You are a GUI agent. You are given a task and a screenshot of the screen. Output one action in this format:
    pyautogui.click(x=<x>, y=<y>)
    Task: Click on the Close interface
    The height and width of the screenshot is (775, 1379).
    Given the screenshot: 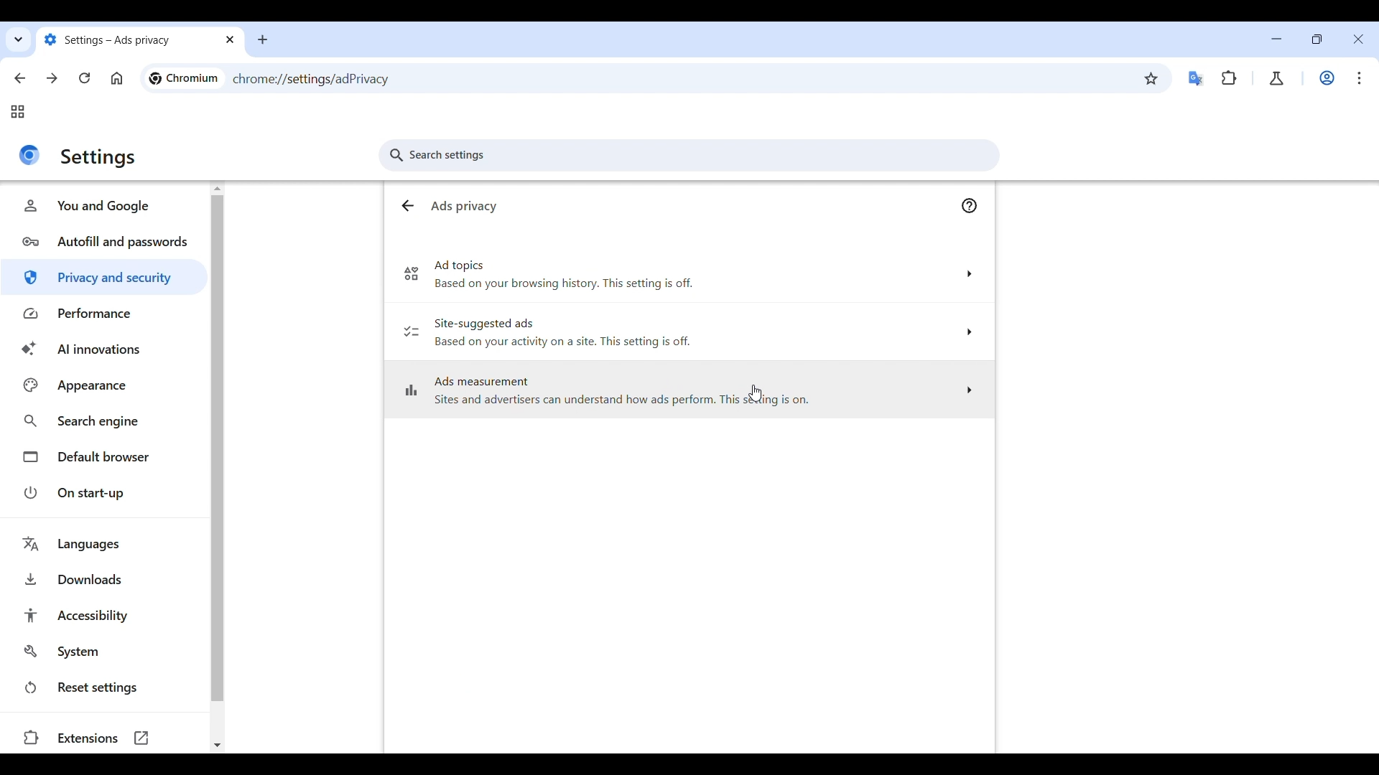 What is the action you would take?
    pyautogui.click(x=1359, y=39)
    